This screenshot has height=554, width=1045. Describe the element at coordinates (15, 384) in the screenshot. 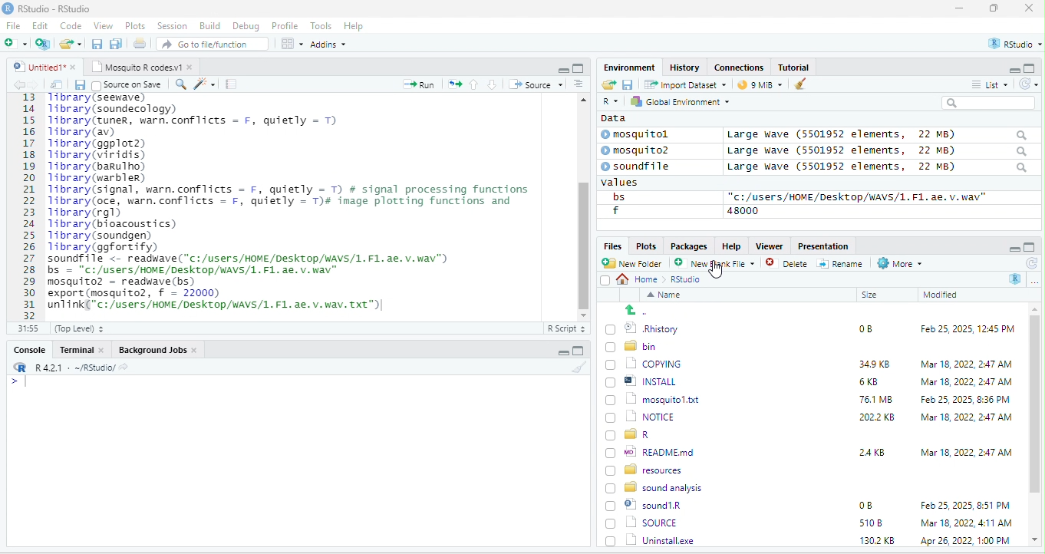

I see `syntax` at that location.